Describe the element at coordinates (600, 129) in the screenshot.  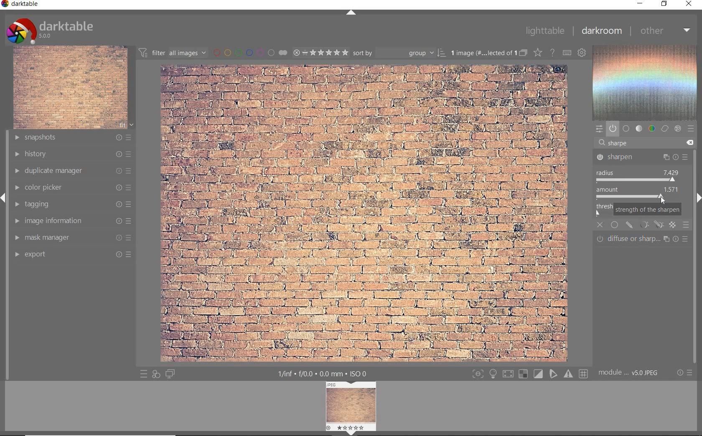
I see `quick access panel` at that location.